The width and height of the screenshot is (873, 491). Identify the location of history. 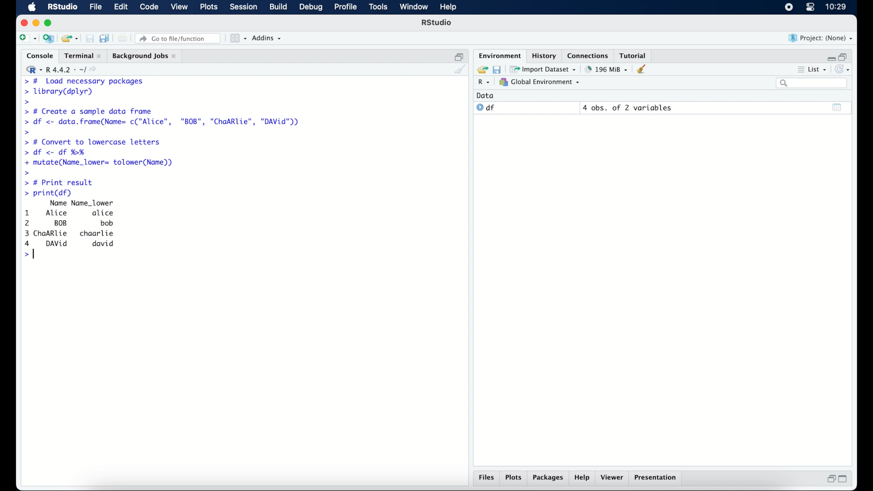
(543, 55).